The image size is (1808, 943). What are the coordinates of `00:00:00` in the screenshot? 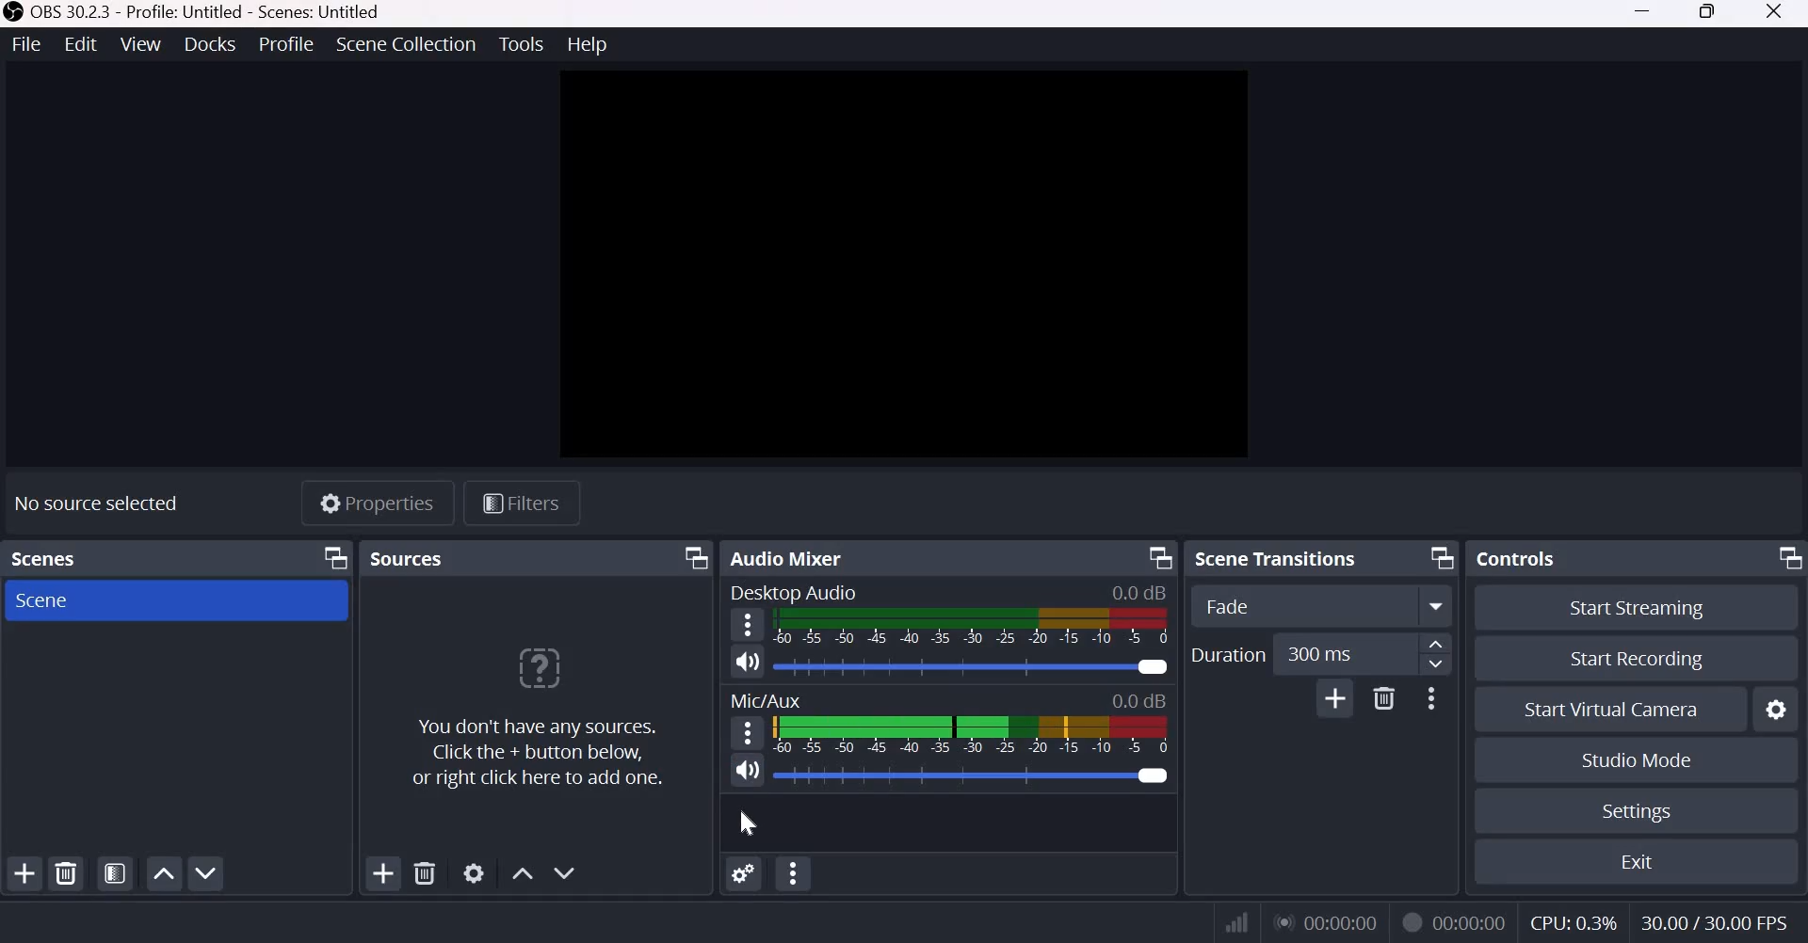 It's located at (1469, 922).